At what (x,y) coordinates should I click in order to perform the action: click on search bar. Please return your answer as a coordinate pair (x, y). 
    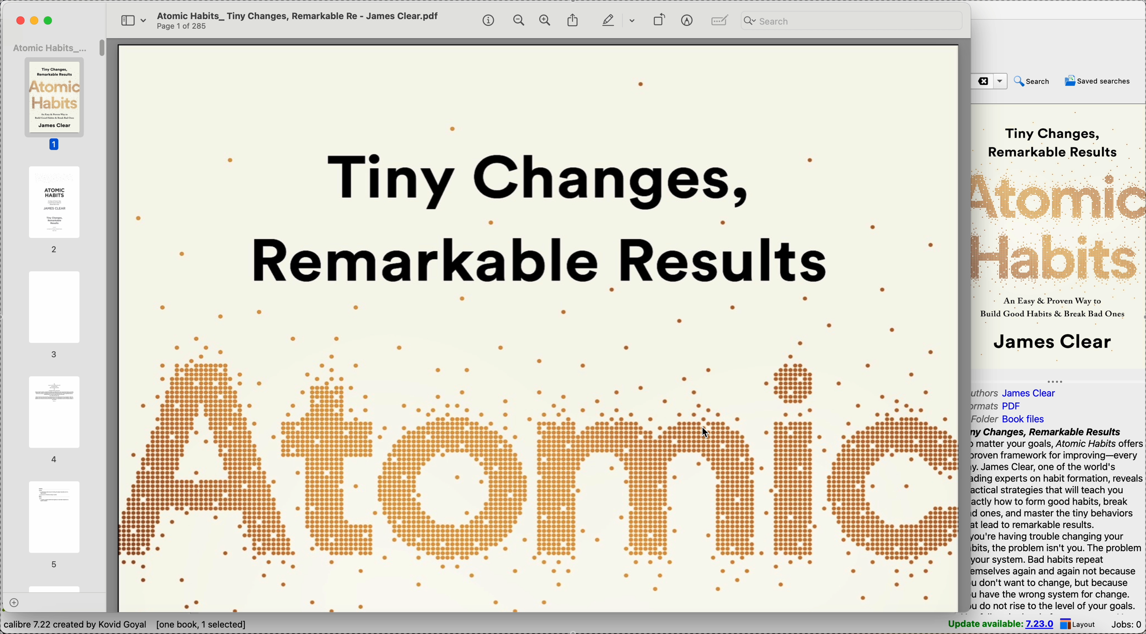
    Looking at the image, I should click on (990, 81).